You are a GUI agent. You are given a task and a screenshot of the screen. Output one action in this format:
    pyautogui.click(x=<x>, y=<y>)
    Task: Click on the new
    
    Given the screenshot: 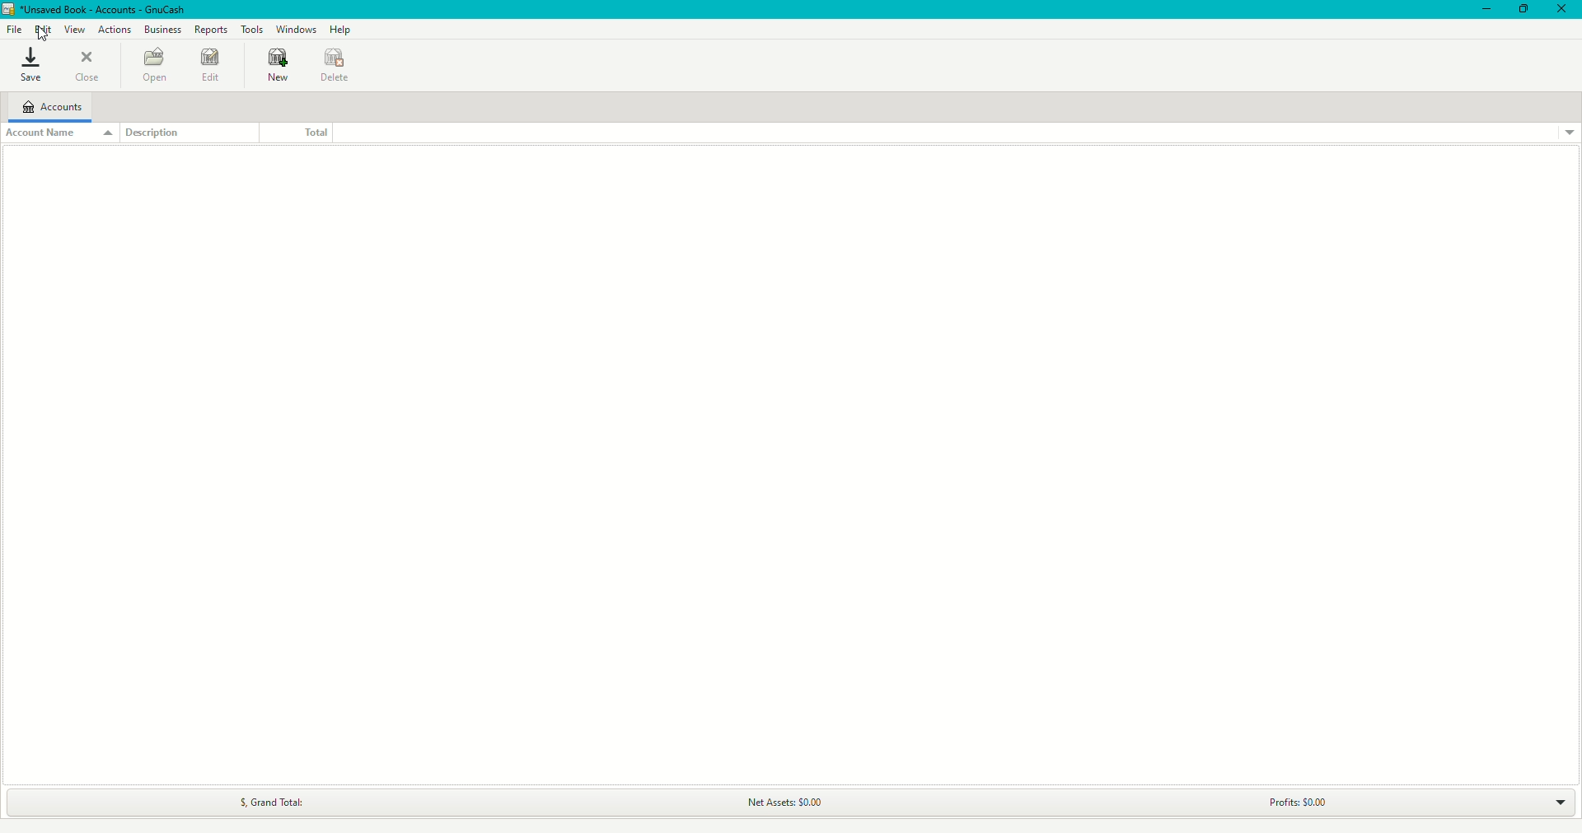 What is the action you would take?
    pyautogui.click(x=274, y=67)
    